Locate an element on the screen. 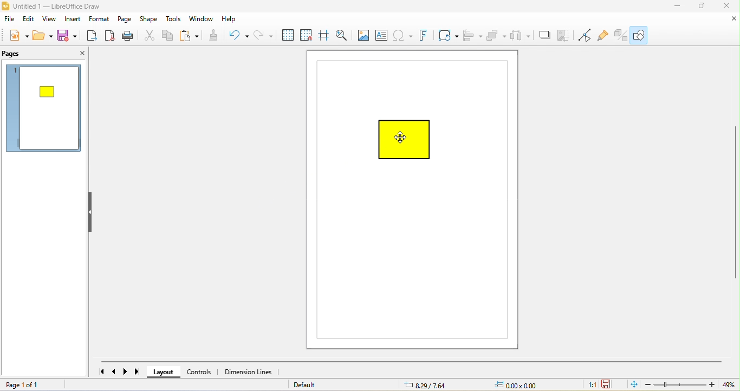 This screenshot has height=391, width=740. copy is located at coordinates (171, 35).